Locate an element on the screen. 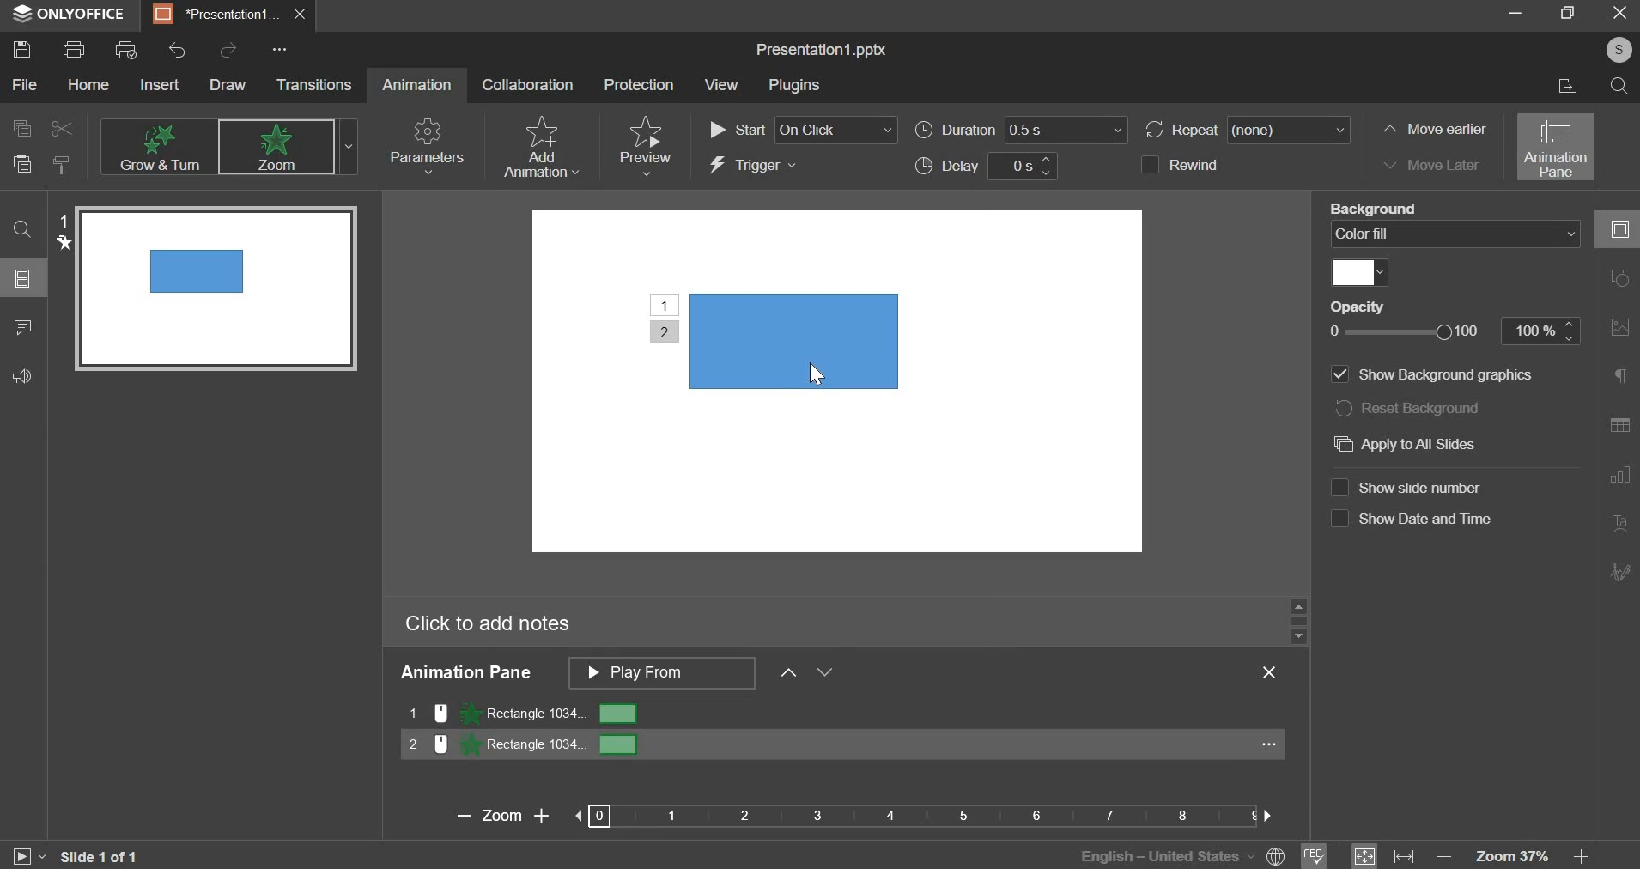  rectangle 1034 is located at coordinates (841, 714).